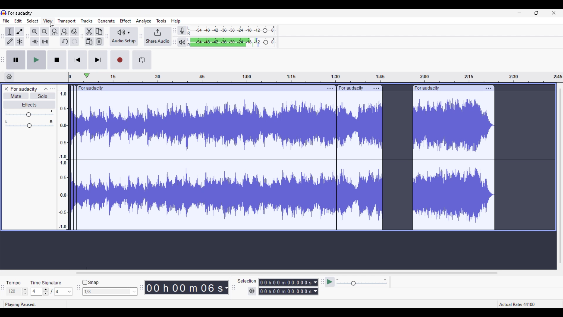 This screenshot has width=563, height=317. What do you see at coordinates (89, 41) in the screenshot?
I see `Paste` at bounding box center [89, 41].